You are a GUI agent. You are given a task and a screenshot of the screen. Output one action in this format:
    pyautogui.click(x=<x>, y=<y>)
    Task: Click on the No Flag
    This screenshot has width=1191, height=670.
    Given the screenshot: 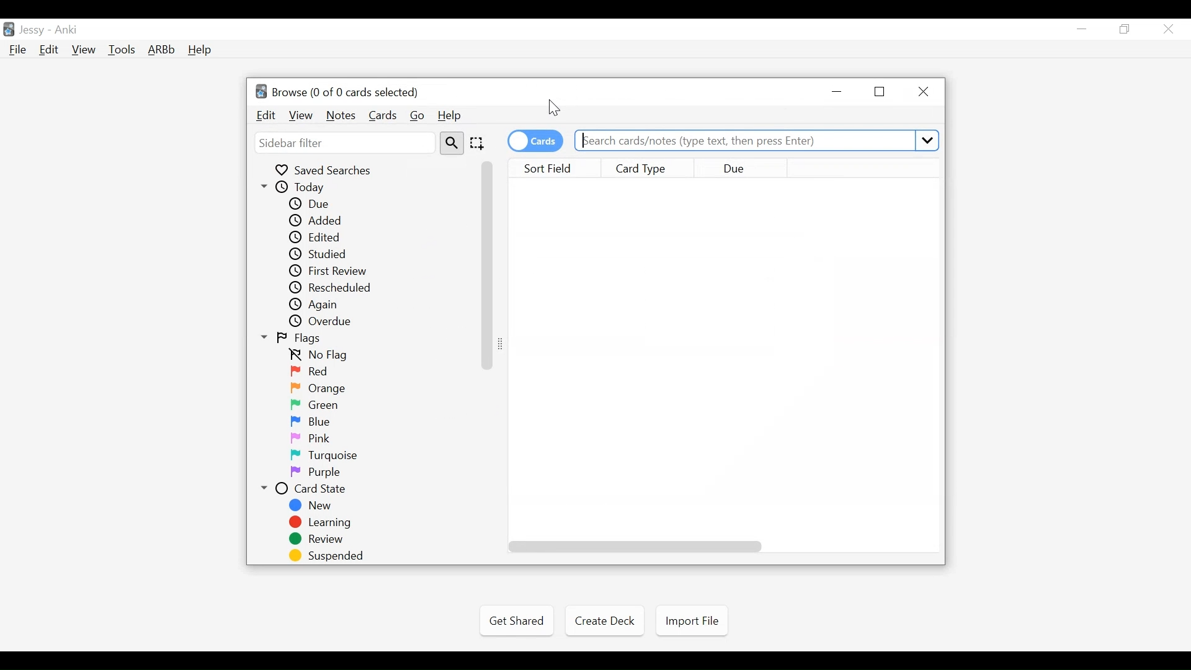 What is the action you would take?
    pyautogui.click(x=323, y=355)
    